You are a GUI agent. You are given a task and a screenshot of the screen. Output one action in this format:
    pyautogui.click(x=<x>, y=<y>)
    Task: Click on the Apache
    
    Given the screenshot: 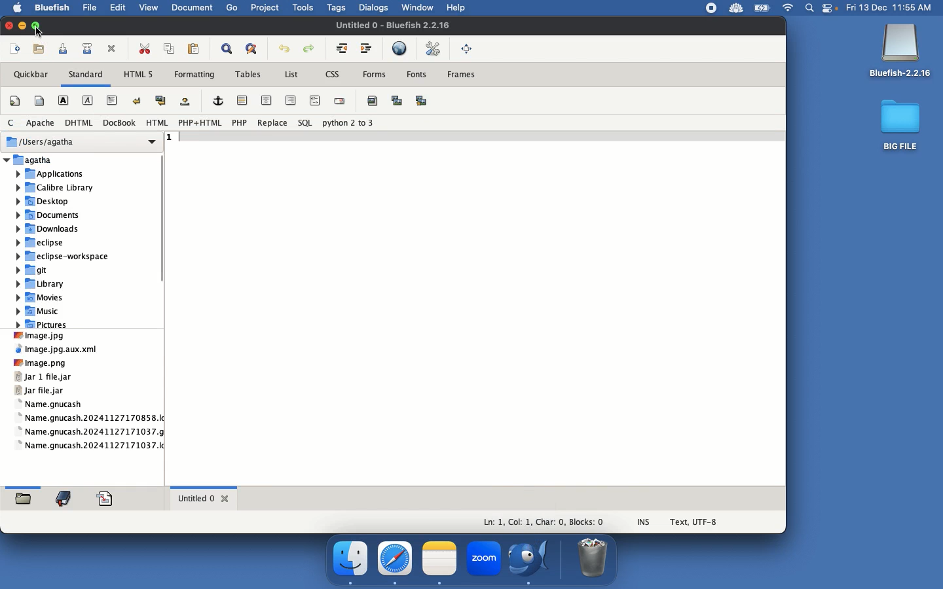 What is the action you would take?
    pyautogui.click(x=39, y=123)
    